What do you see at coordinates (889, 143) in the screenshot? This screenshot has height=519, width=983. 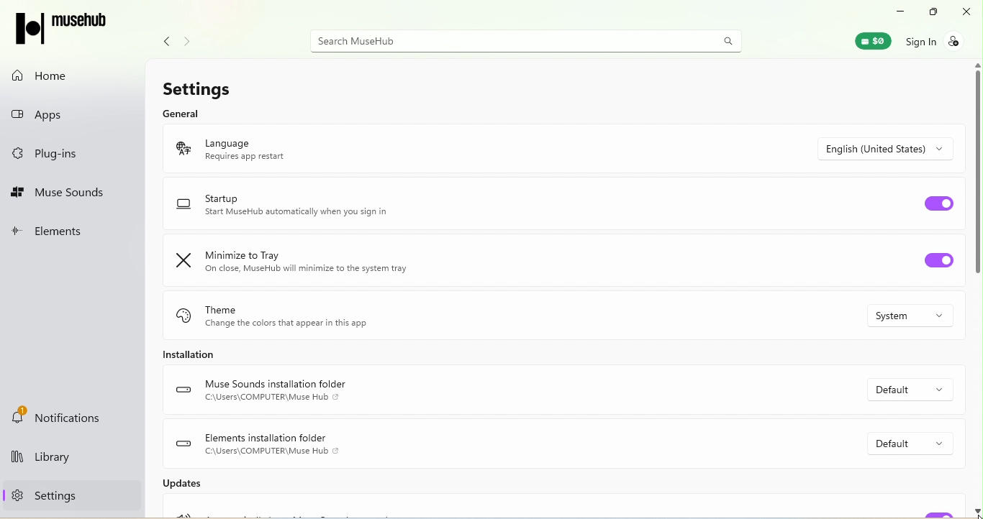 I see `Drop down menu` at bounding box center [889, 143].